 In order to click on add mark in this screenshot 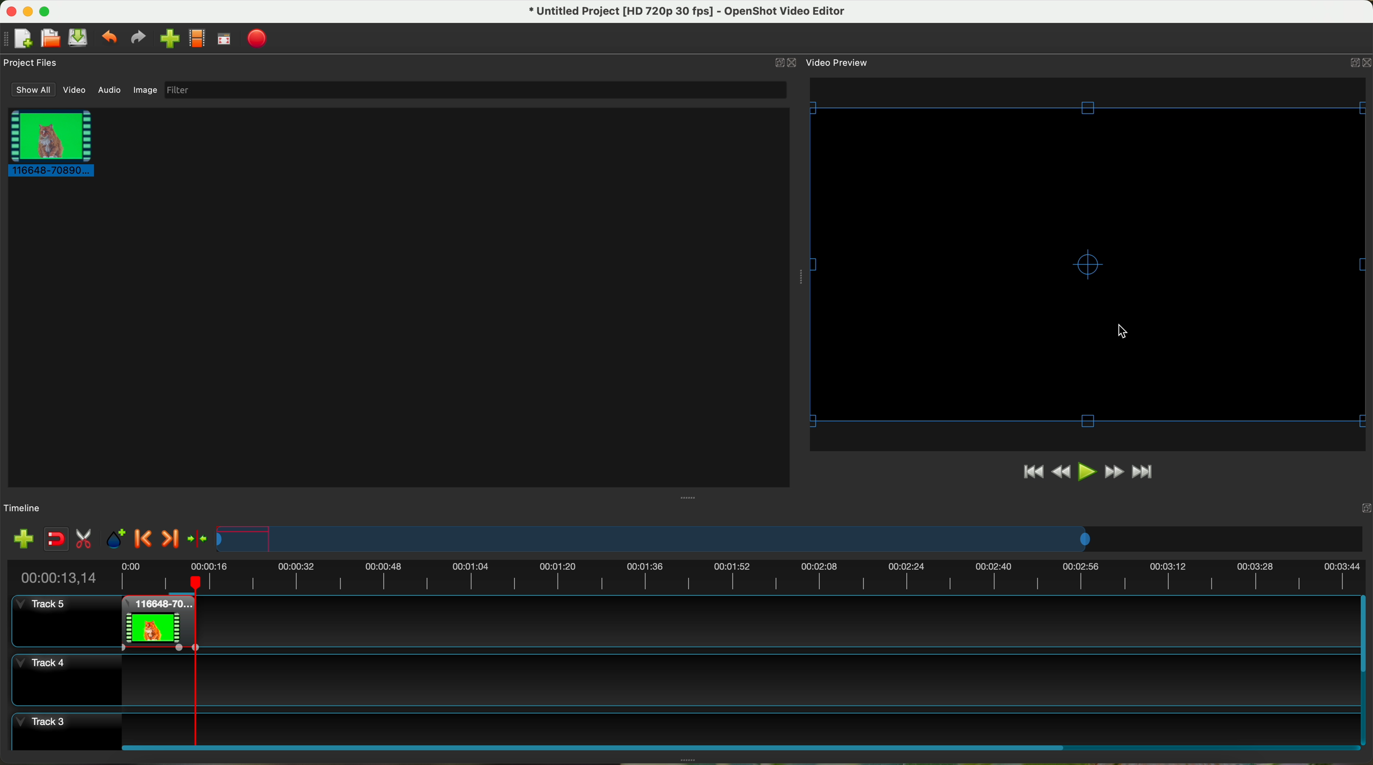, I will do `click(116, 539)`.